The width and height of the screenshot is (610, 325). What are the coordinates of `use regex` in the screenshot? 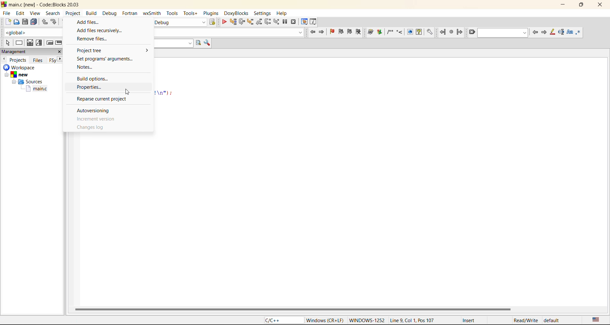 It's located at (579, 32).